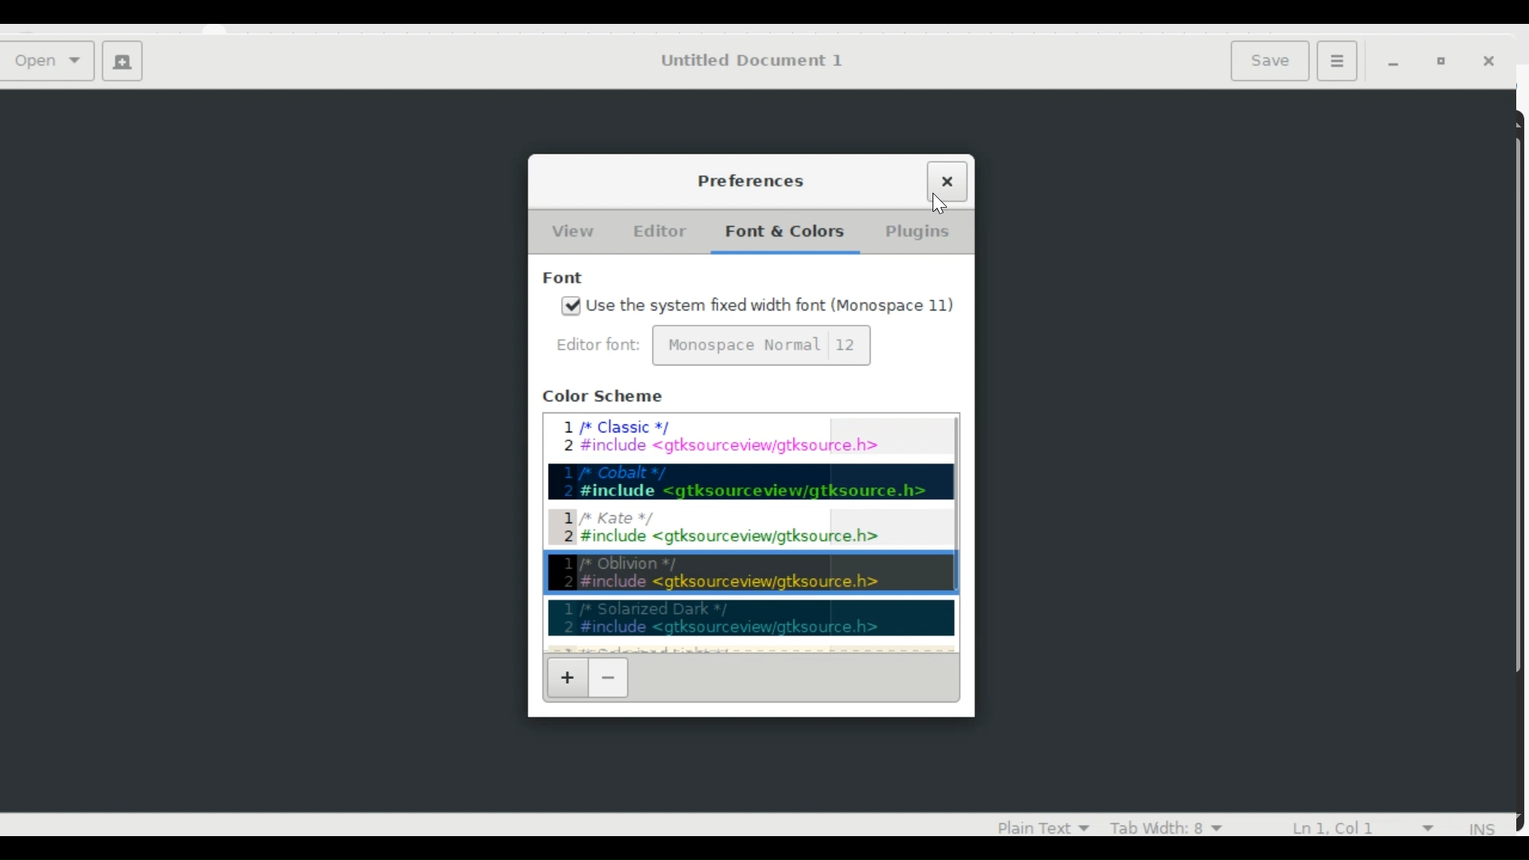  Describe the element at coordinates (1273, 60) in the screenshot. I see `Save` at that location.